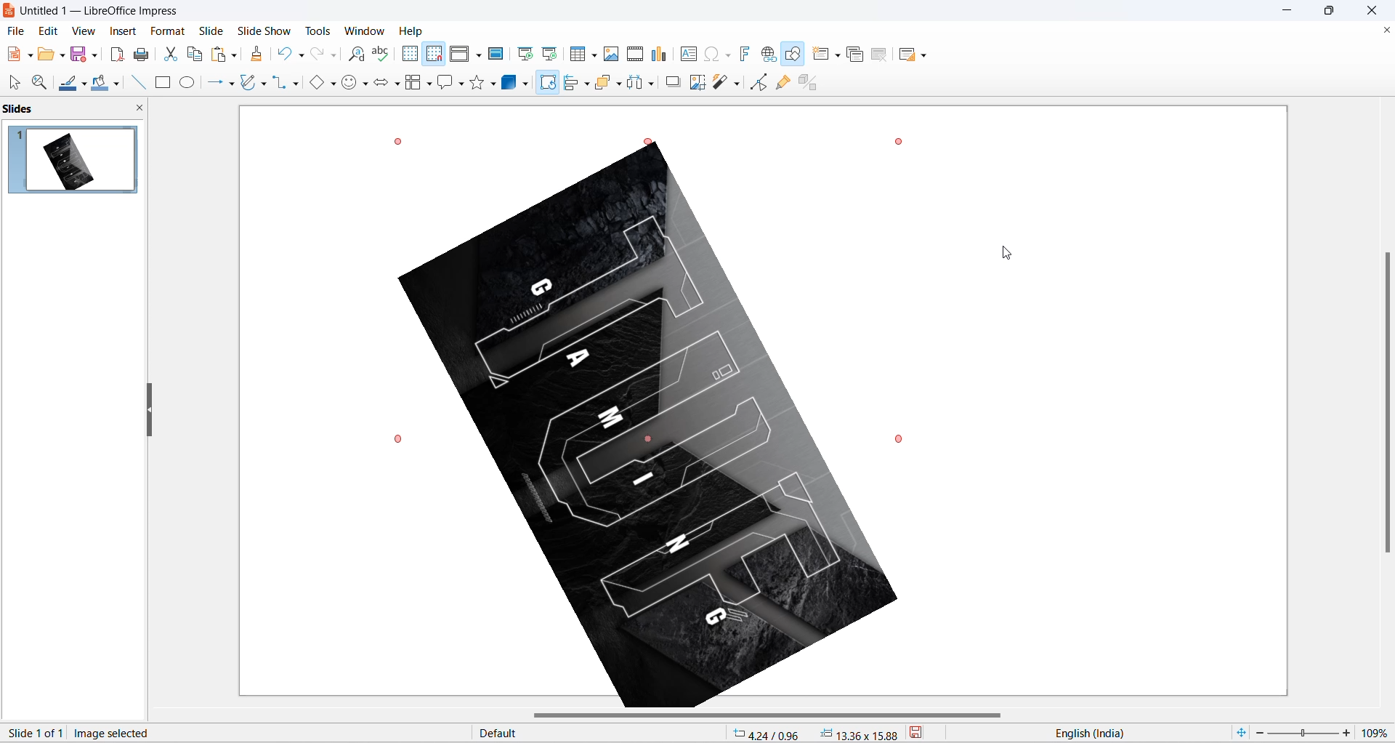 The image size is (1395, 743). What do you see at coordinates (84, 87) in the screenshot?
I see `line color options` at bounding box center [84, 87].